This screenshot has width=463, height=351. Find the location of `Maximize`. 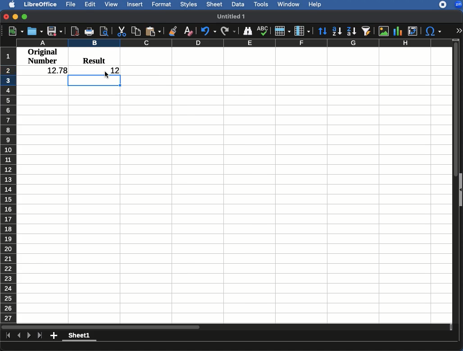

Maximize is located at coordinates (25, 18).